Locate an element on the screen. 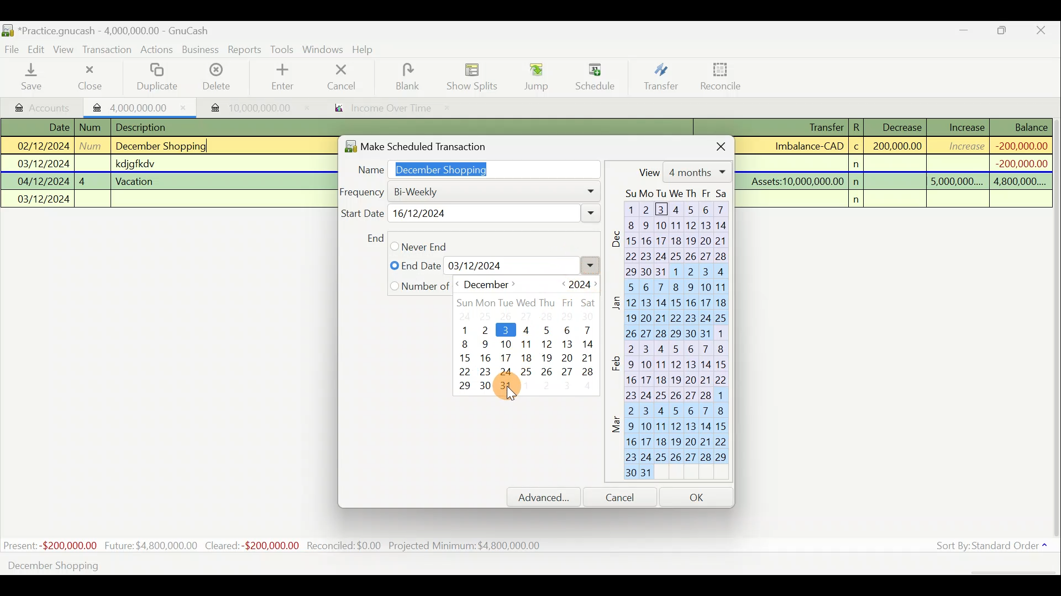  Tools is located at coordinates (283, 50).